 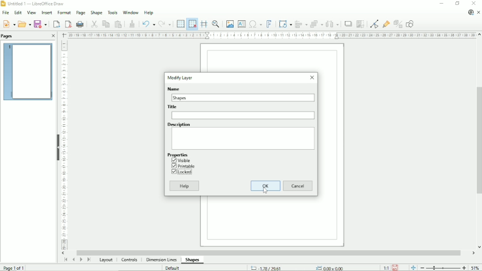 What do you see at coordinates (301, 23) in the screenshot?
I see `Align objects` at bounding box center [301, 23].